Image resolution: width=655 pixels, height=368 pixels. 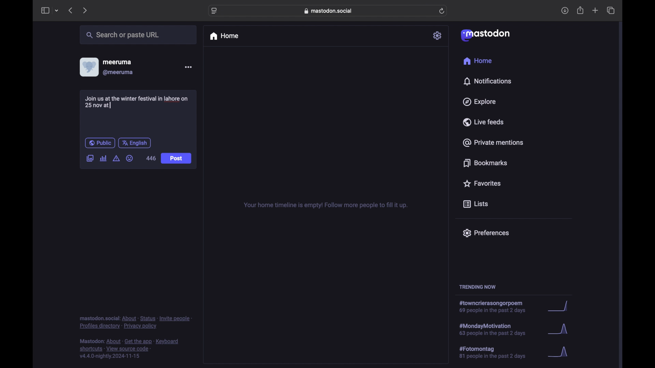 What do you see at coordinates (581, 11) in the screenshot?
I see `share` at bounding box center [581, 11].